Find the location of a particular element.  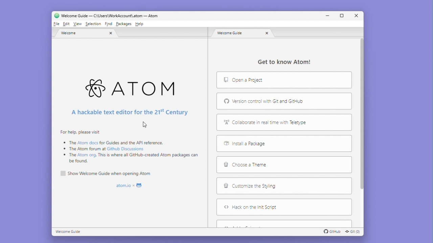

Customise the styling is located at coordinates (256, 186).